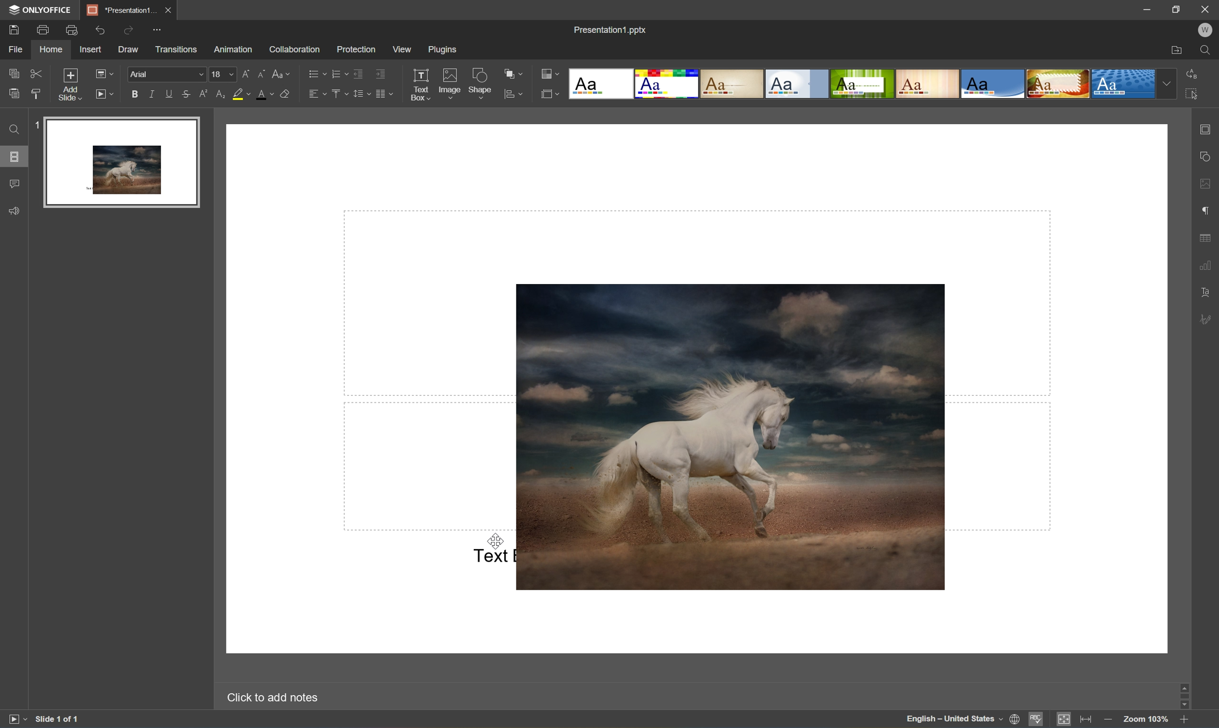 The width and height of the screenshot is (1219, 728). What do you see at coordinates (131, 50) in the screenshot?
I see `Draw` at bounding box center [131, 50].